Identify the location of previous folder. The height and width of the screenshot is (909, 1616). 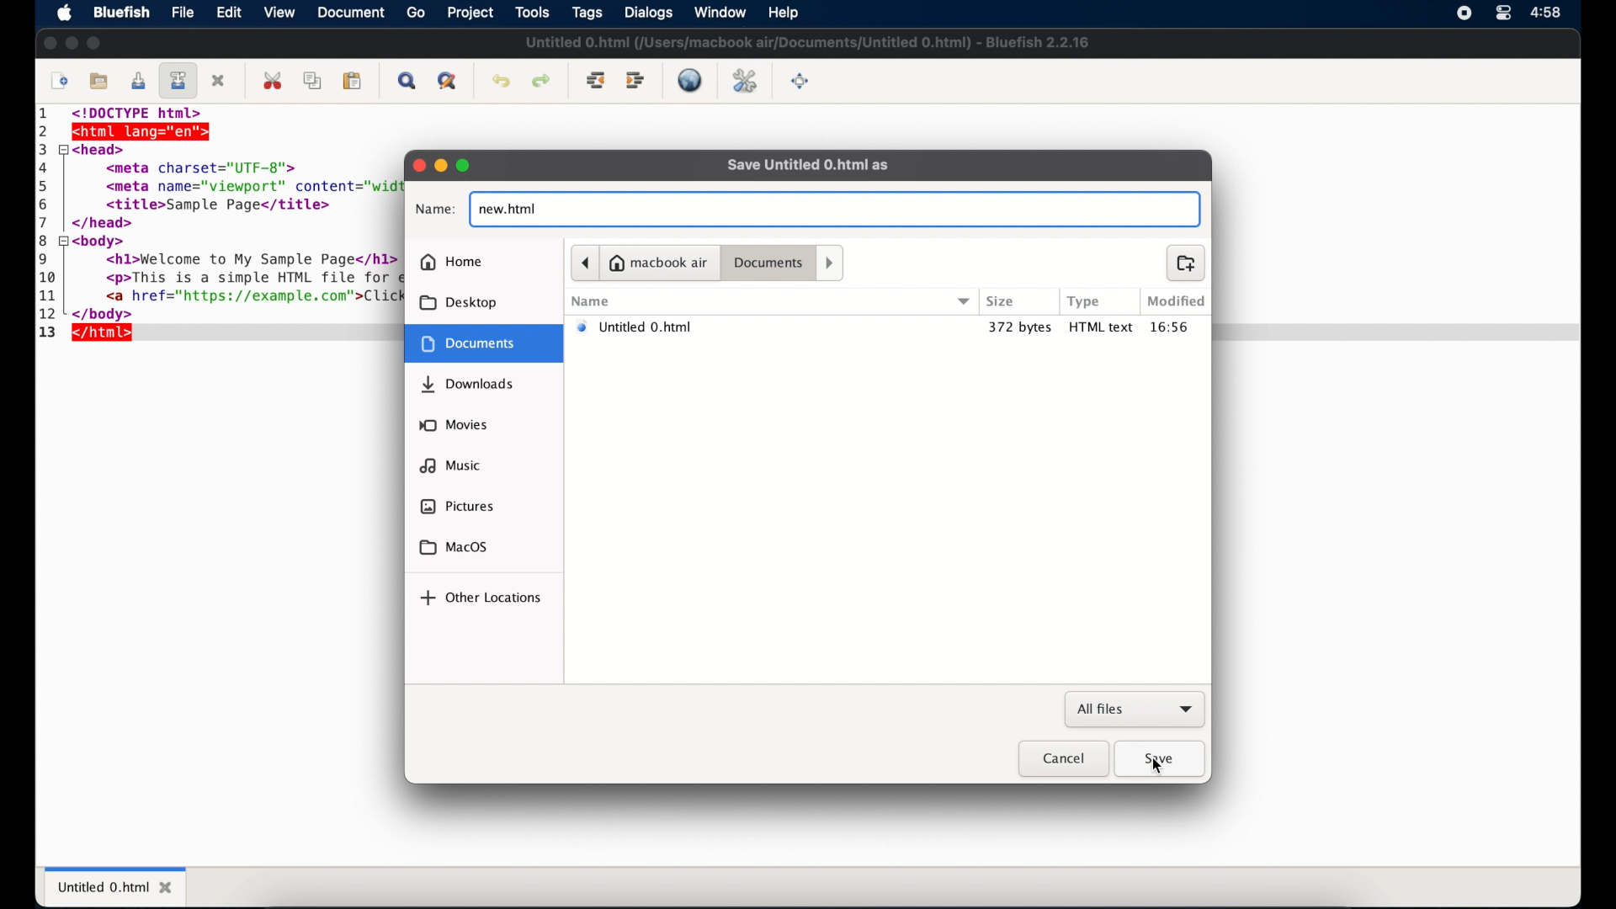
(585, 263).